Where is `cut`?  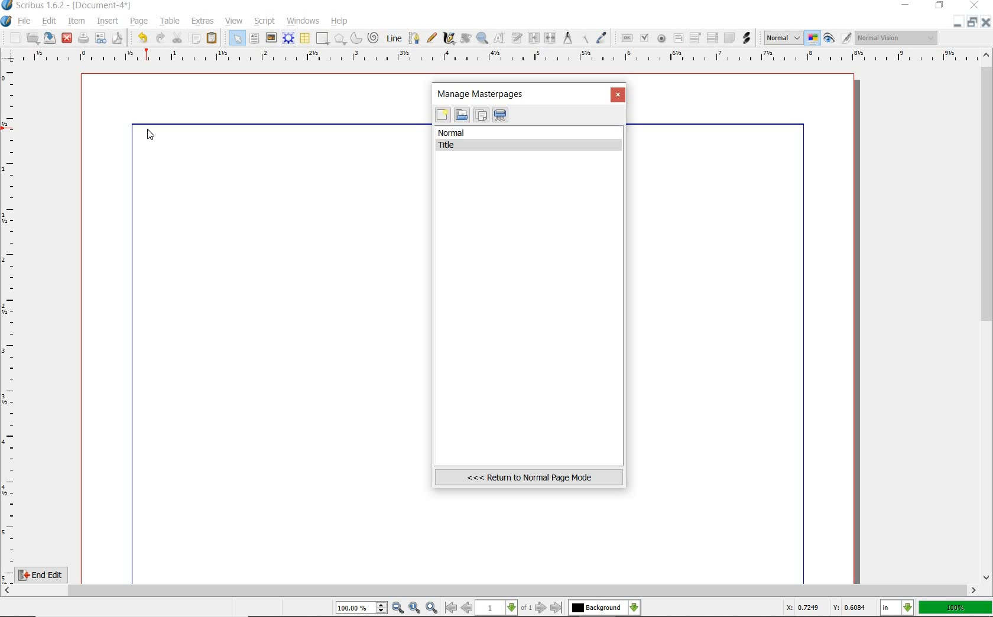 cut is located at coordinates (177, 37).